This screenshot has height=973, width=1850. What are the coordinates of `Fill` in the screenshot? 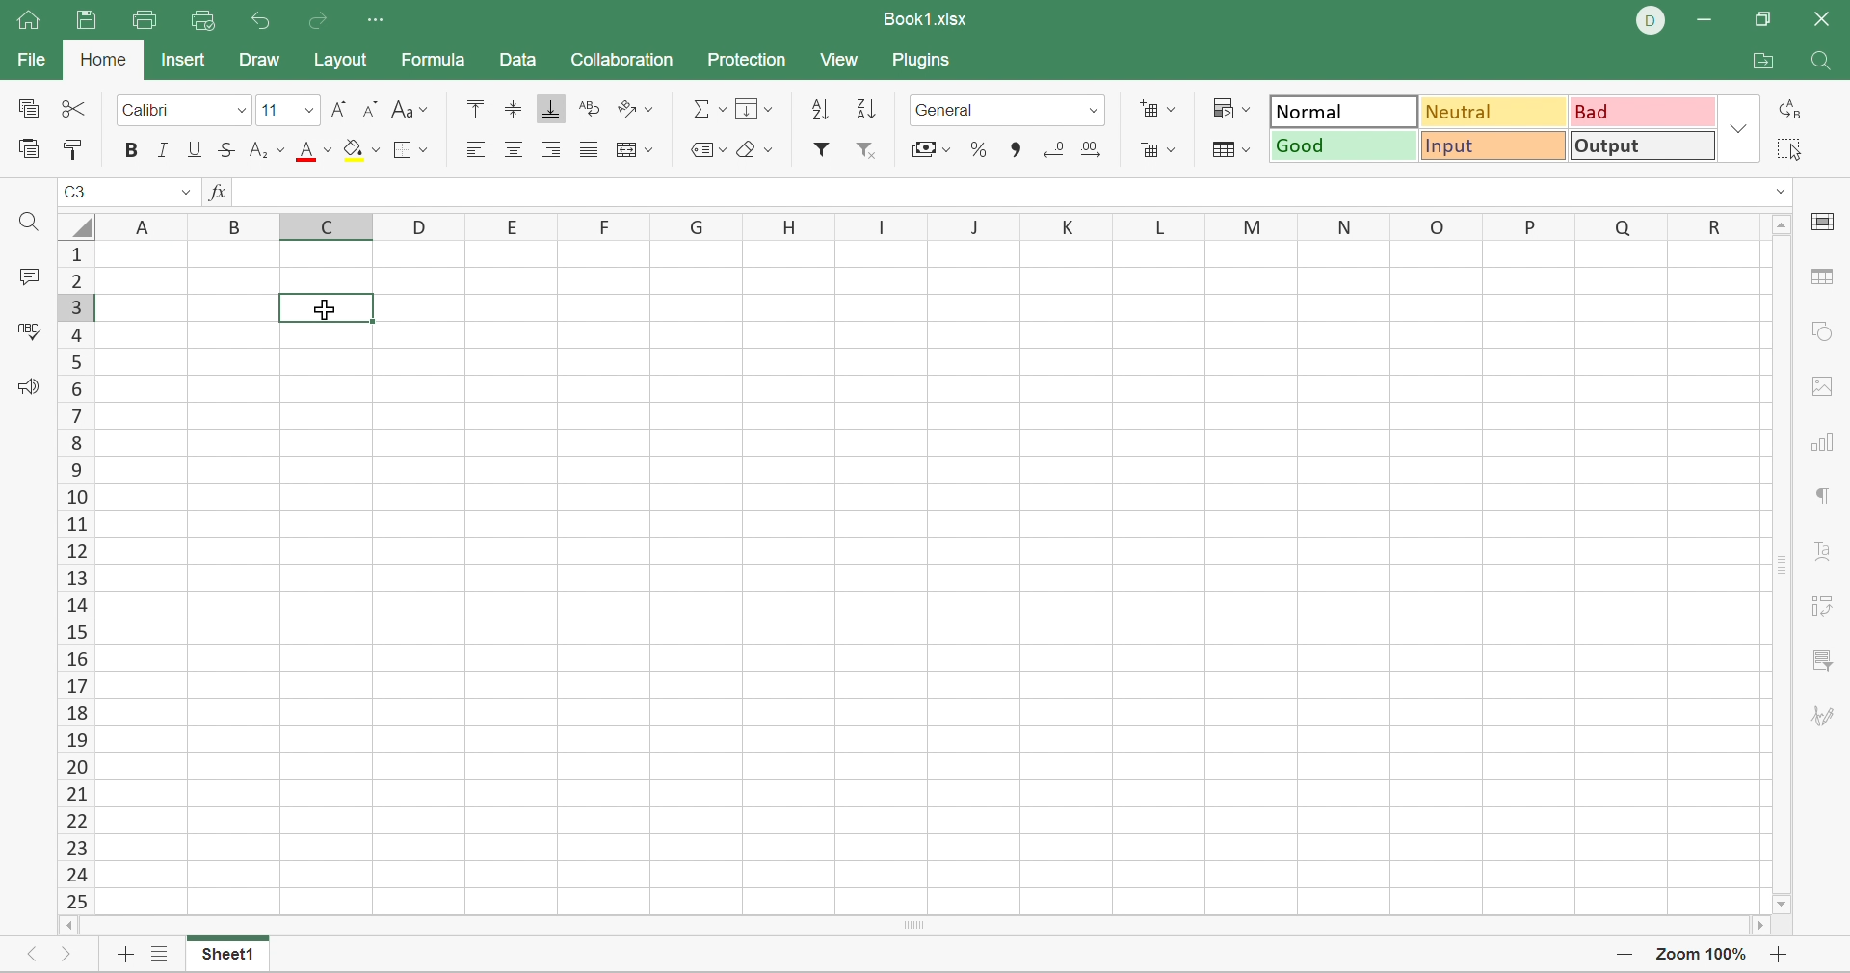 It's located at (756, 106).